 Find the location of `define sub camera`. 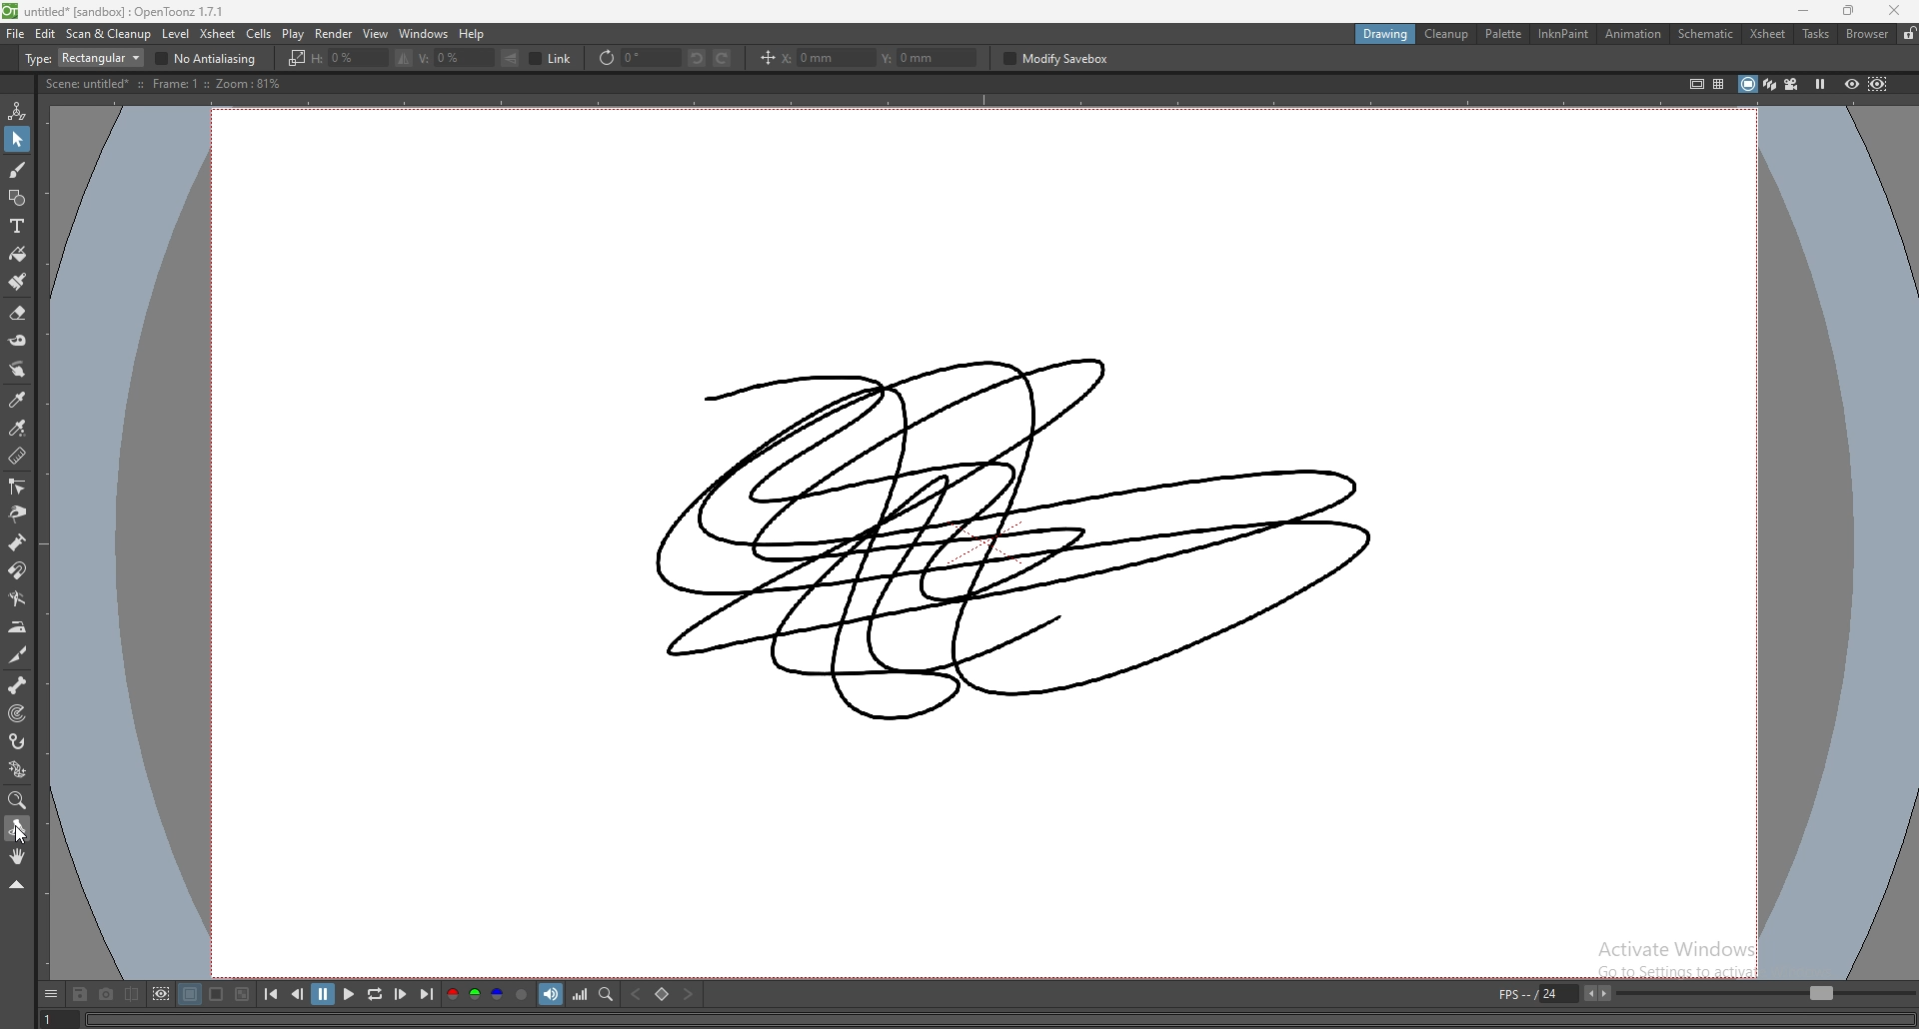

define sub camera is located at coordinates (162, 994).